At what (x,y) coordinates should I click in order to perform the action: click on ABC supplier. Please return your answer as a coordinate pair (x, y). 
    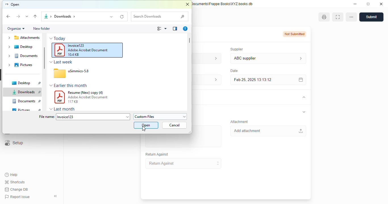
    Looking at the image, I should click on (257, 58).